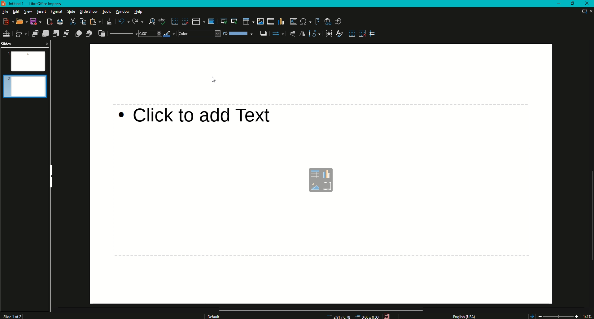 The width and height of the screenshot is (594, 319). Describe the element at coordinates (89, 12) in the screenshot. I see `Slide Show` at that location.